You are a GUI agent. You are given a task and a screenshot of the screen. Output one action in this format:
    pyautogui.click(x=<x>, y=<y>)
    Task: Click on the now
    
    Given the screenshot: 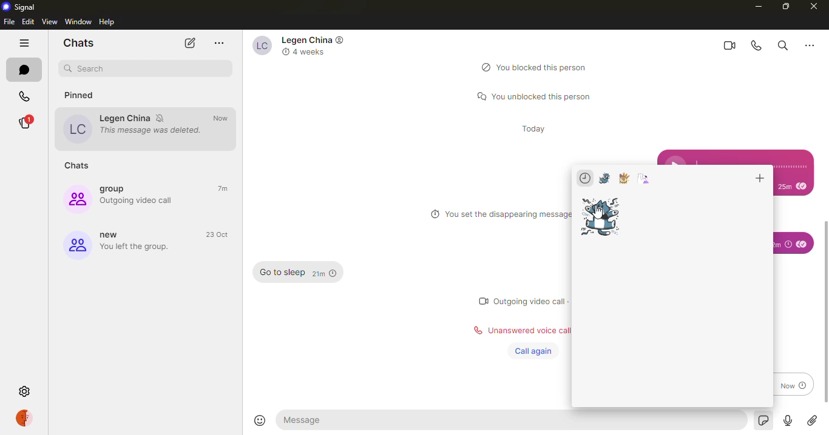 What is the action you would take?
    pyautogui.click(x=793, y=384)
    